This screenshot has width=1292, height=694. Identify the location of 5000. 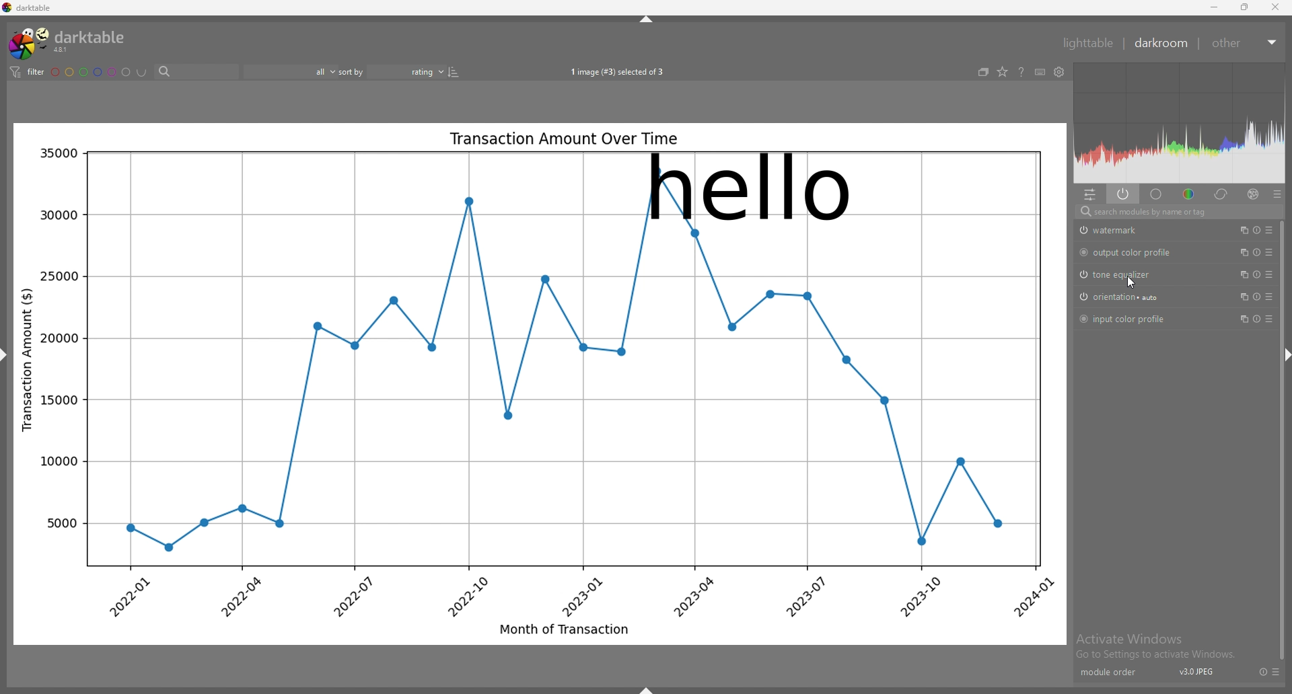
(61, 523).